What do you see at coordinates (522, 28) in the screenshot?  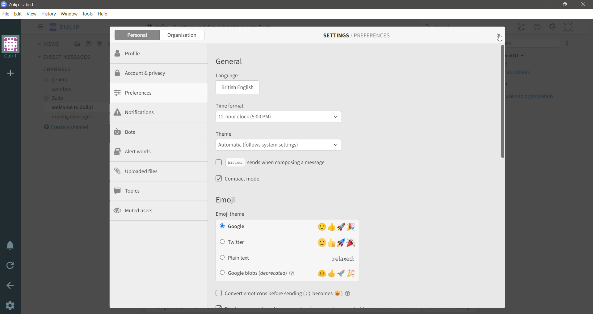 I see `Hide user list` at bounding box center [522, 28].